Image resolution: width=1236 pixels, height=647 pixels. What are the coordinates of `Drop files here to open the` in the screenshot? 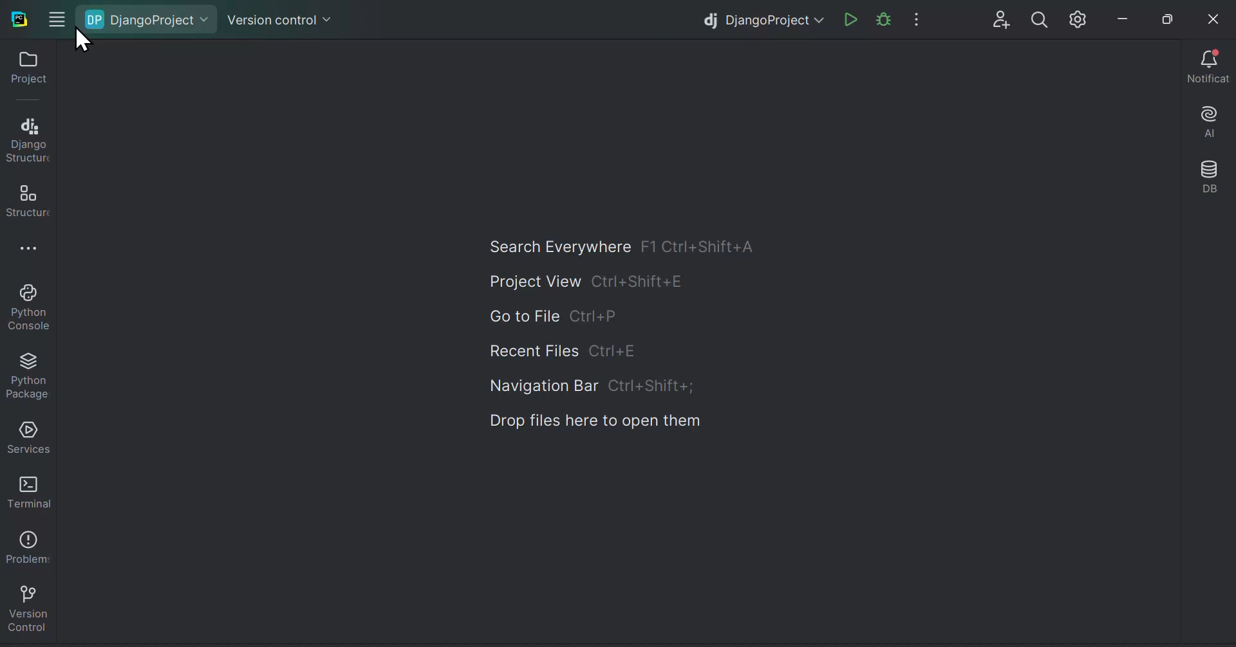 It's located at (597, 421).